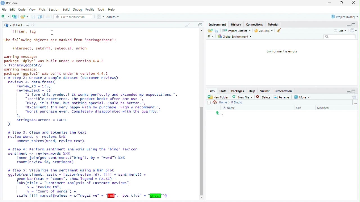 Image resolution: width=360 pixels, height=202 pixels. I want to click on Save all tabs, so click(40, 16).